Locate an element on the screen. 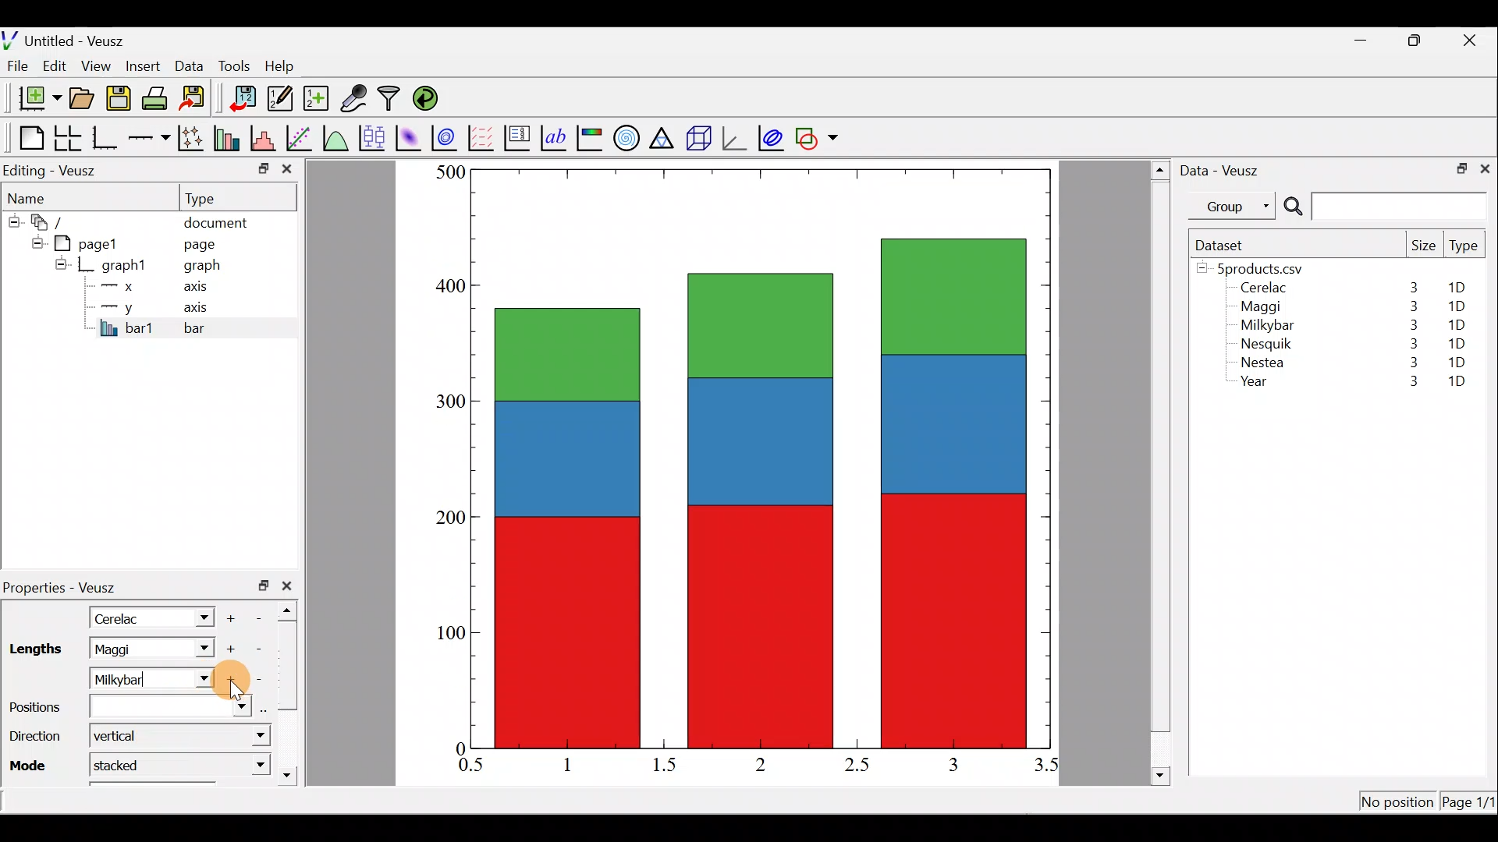 The image size is (1498, 842). Mode is located at coordinates (32, 764).